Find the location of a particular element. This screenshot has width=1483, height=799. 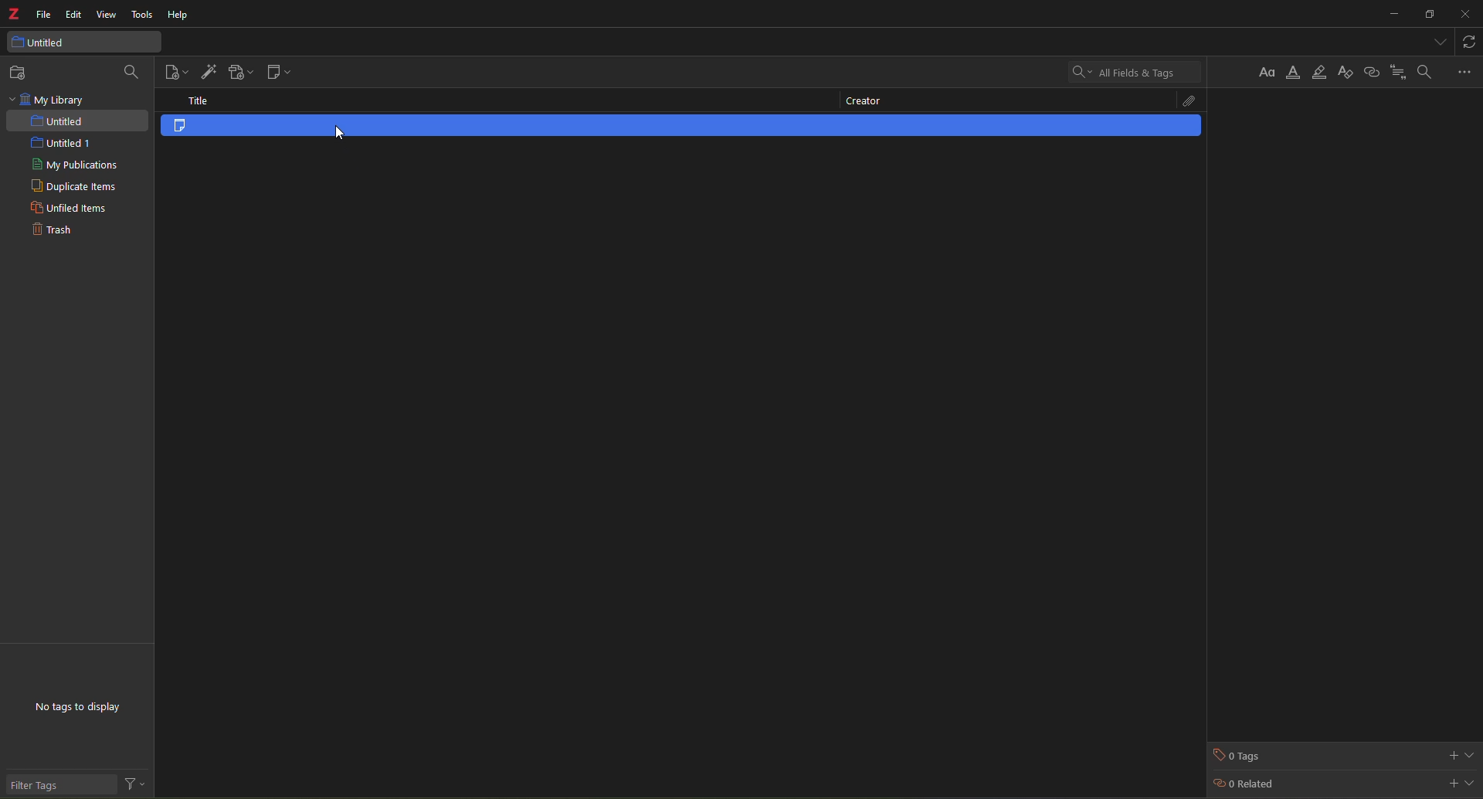

view is located at coordinates (106, 15).